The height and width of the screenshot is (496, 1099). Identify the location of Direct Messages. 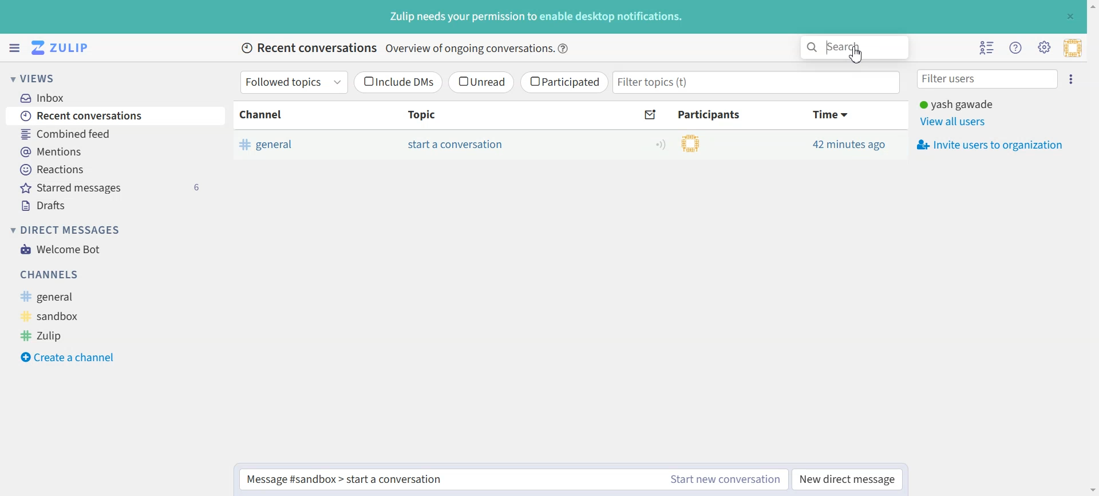
(65, 230).